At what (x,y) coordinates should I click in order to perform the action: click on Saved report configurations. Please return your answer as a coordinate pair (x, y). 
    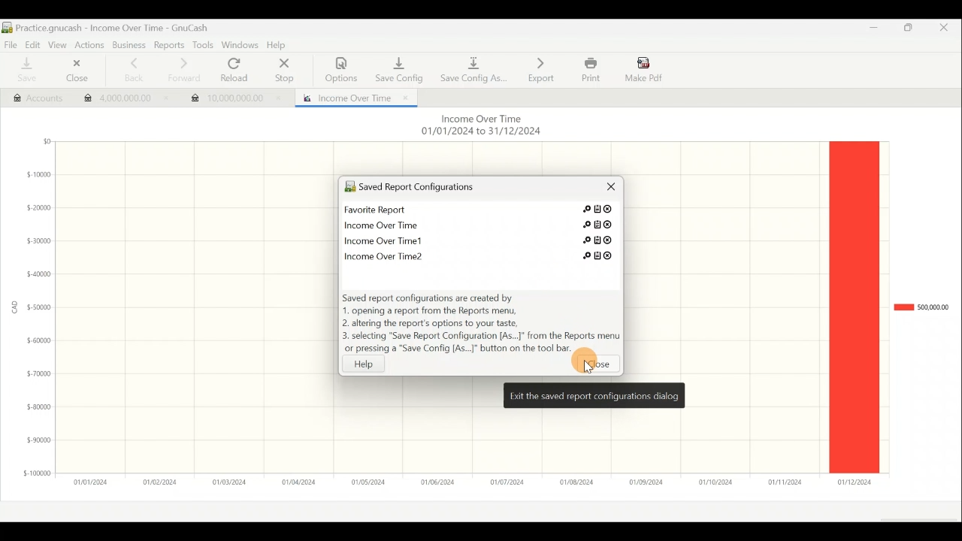
    Looking at the image, I should click on (455, 189).